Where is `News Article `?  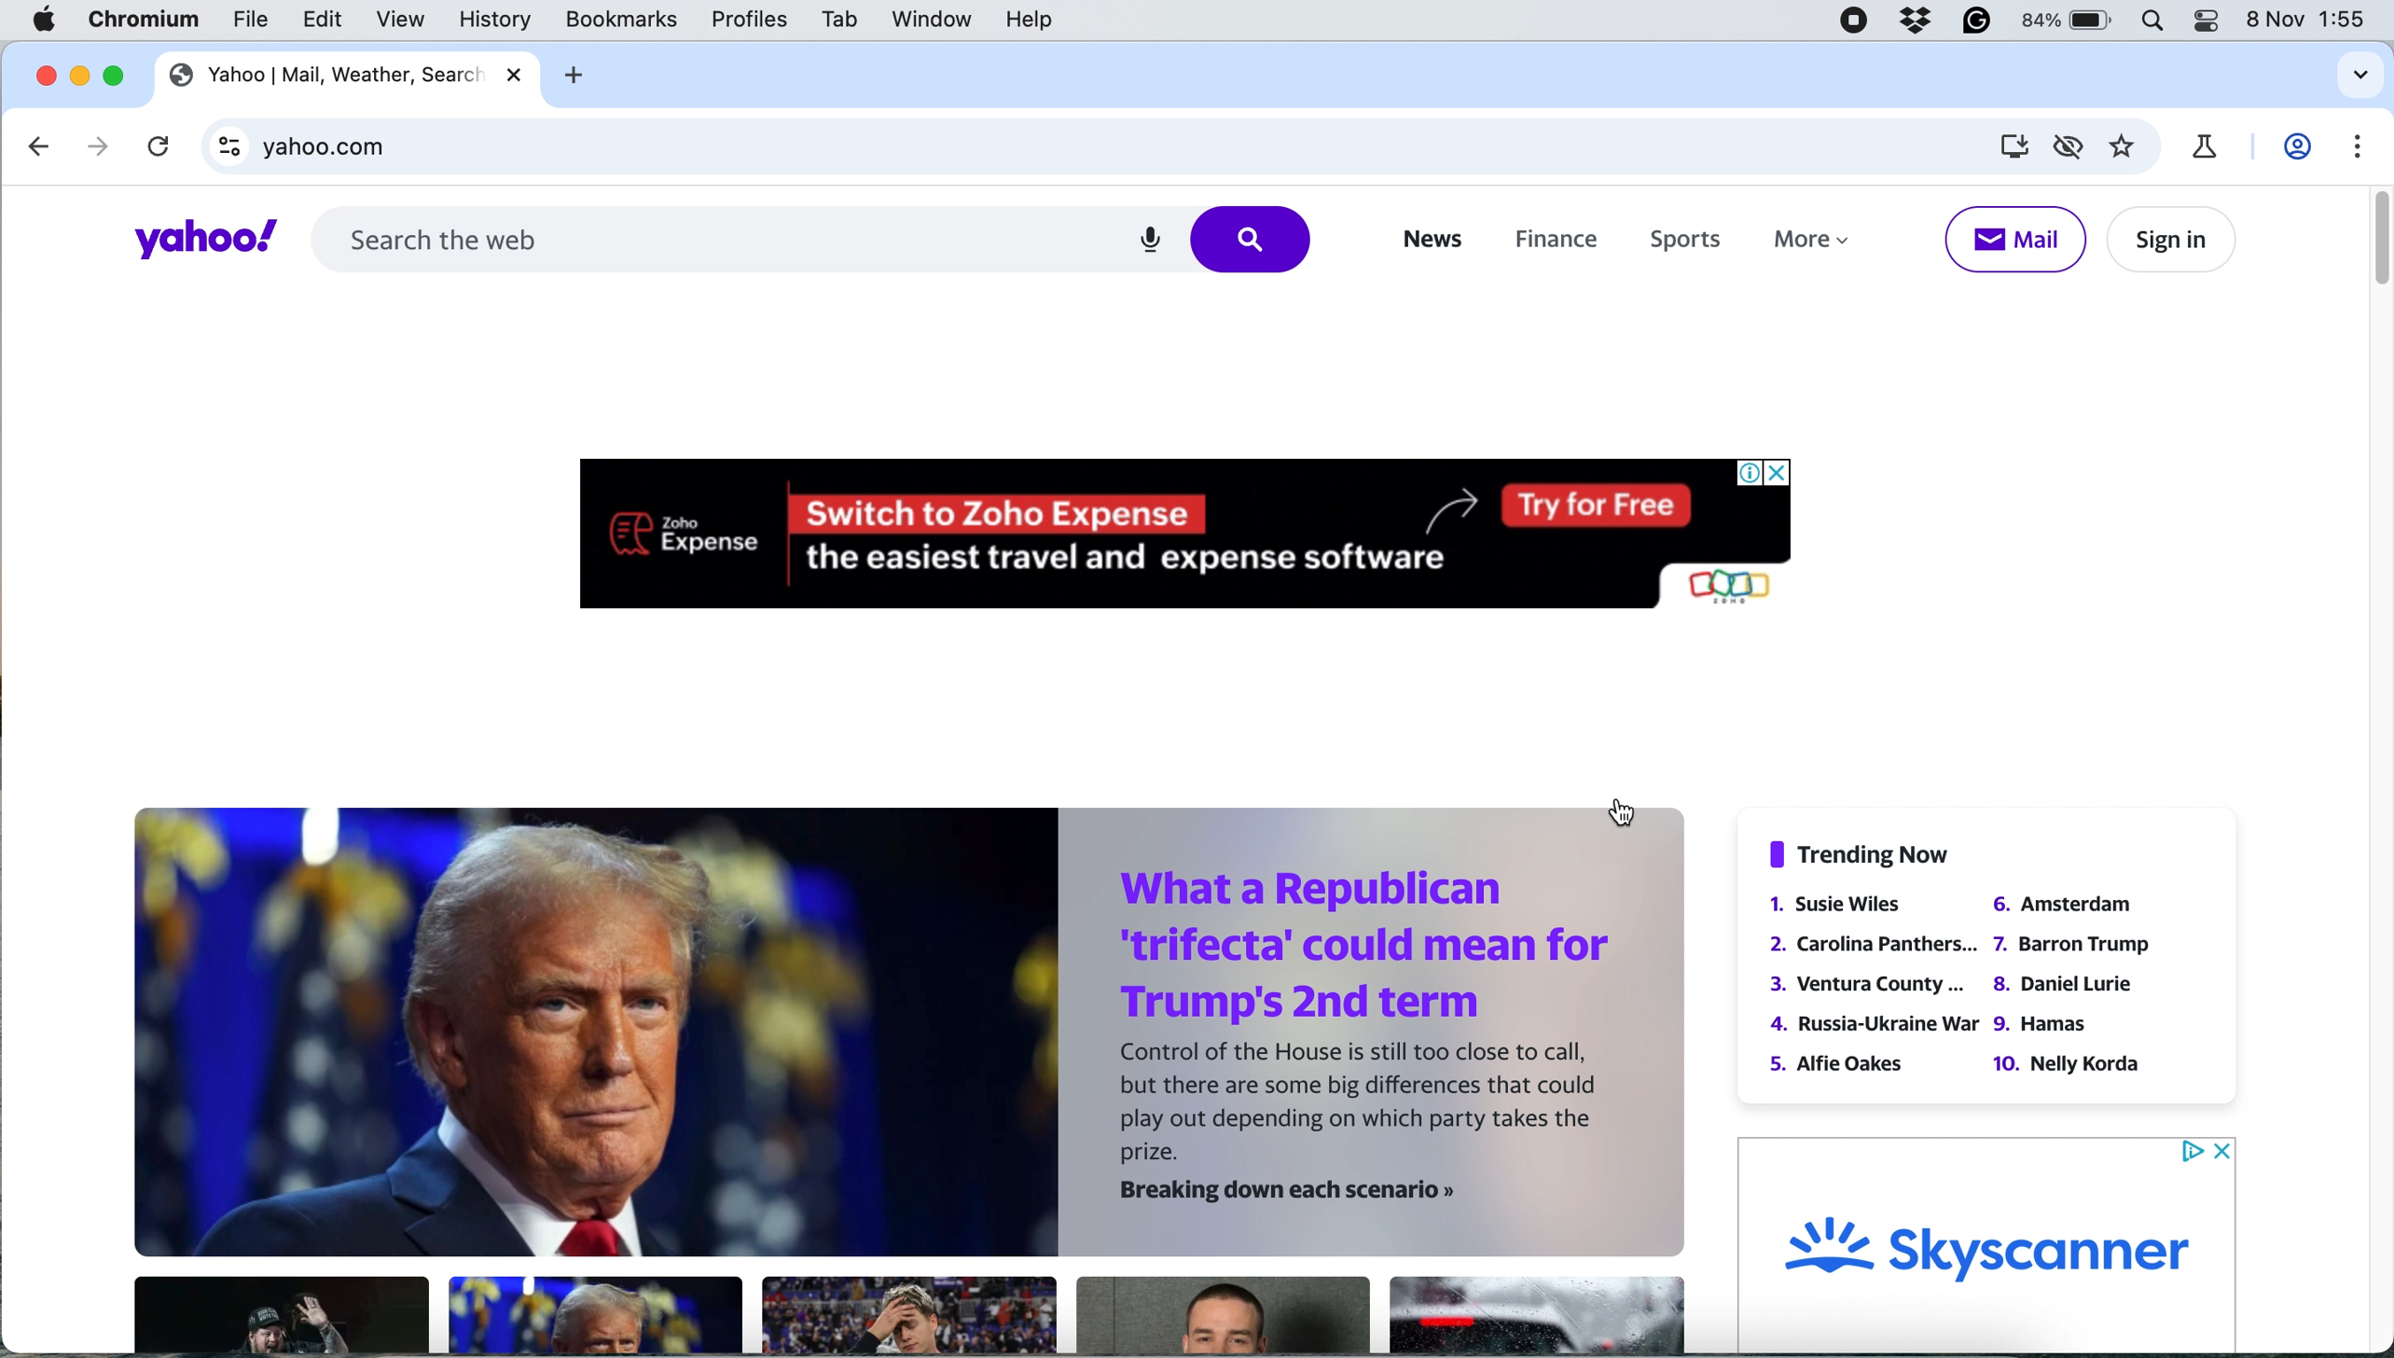
News Article  is located at coordinates (280, 1316).